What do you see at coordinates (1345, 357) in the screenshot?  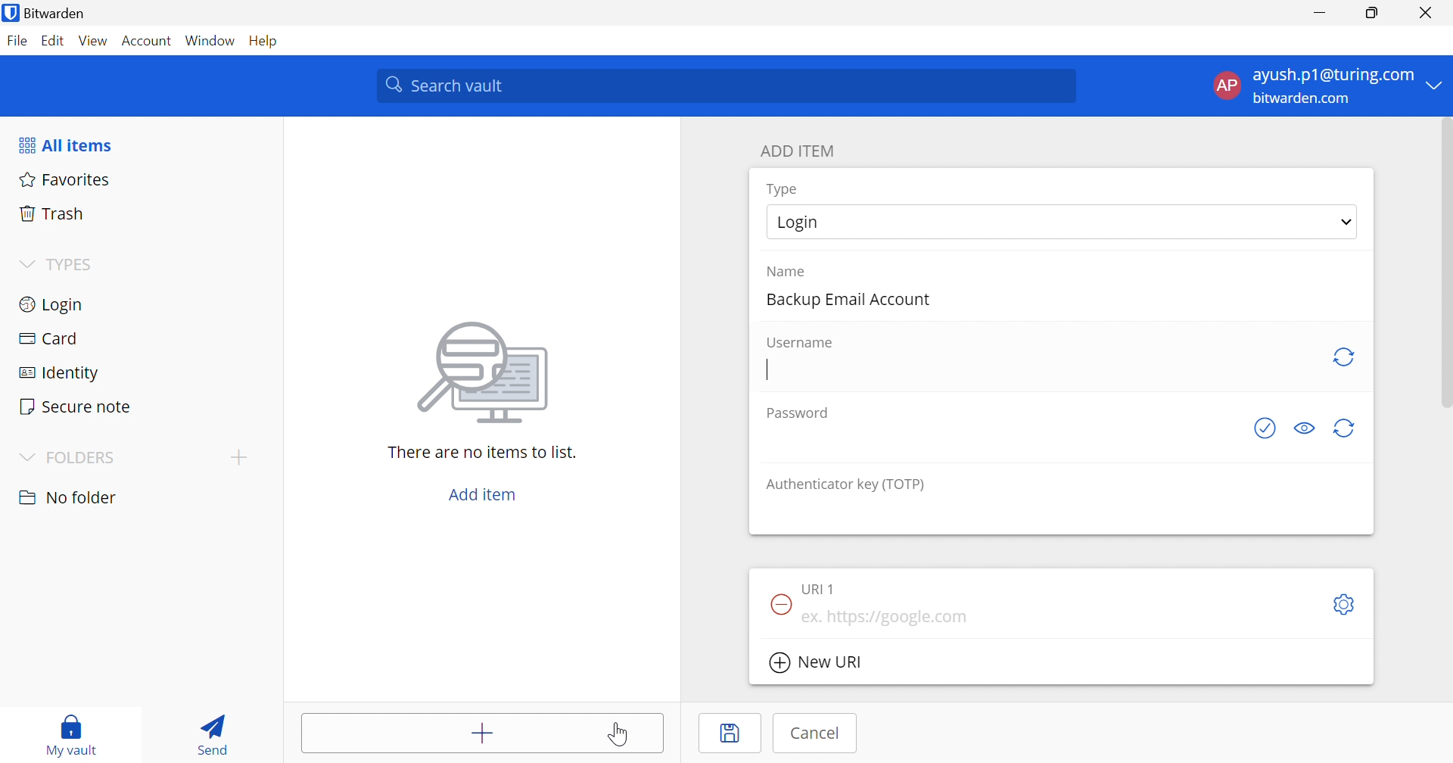 I see `Generate password` at bounding box center [1345, 357].